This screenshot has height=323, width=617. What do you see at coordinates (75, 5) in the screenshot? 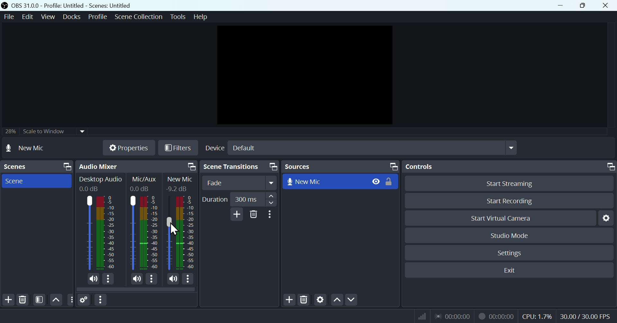
I see `OBS 31.0 .0 profile: untitled scenes: untitled` at bounding box center [75, 5].